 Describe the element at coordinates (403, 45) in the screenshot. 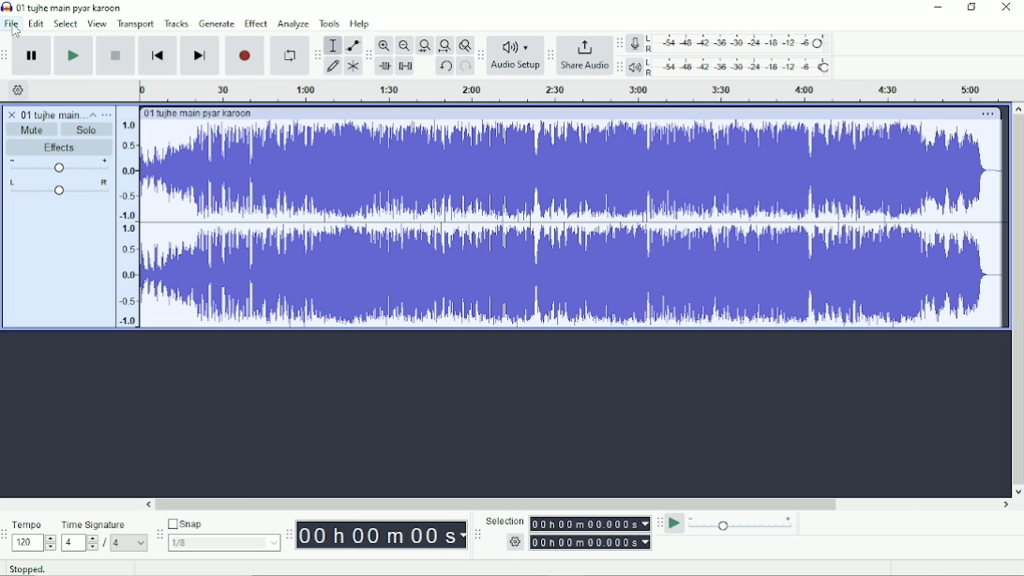

I see `Zoom Out` at that location.